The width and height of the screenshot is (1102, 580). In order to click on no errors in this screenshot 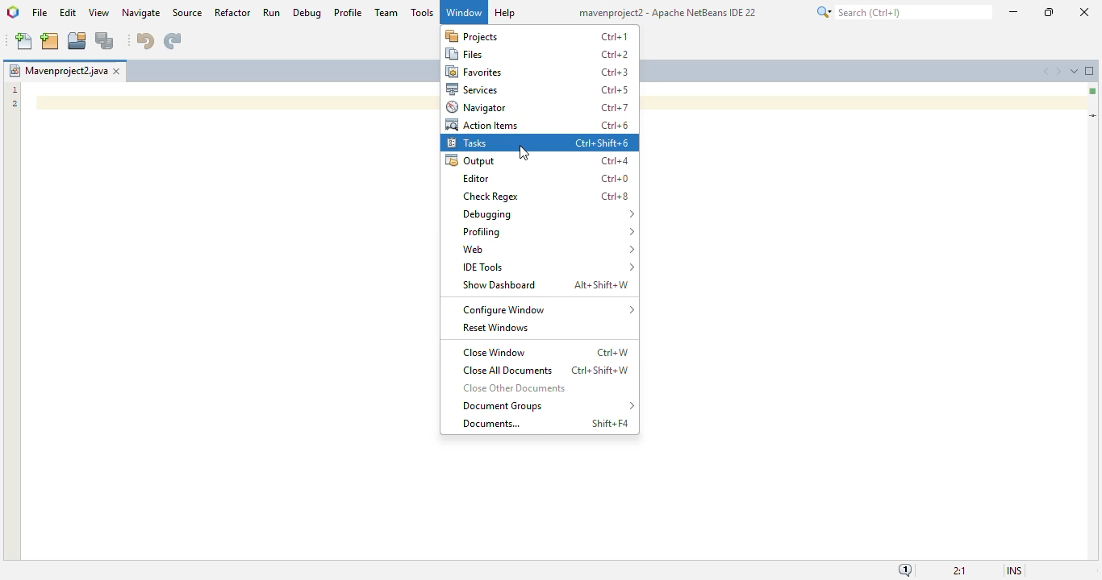, I will do `click(1092, 91)`.